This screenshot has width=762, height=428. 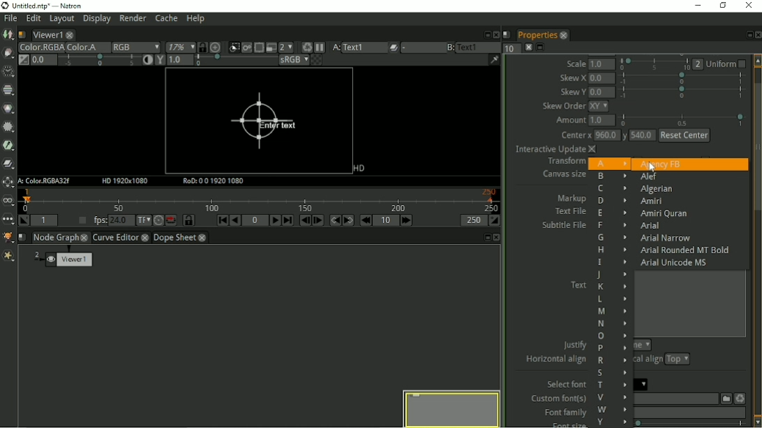 What do you see at coordinates (724, 6) in the screenshot?
I see `Restore down` at bounding box center [724, 6].